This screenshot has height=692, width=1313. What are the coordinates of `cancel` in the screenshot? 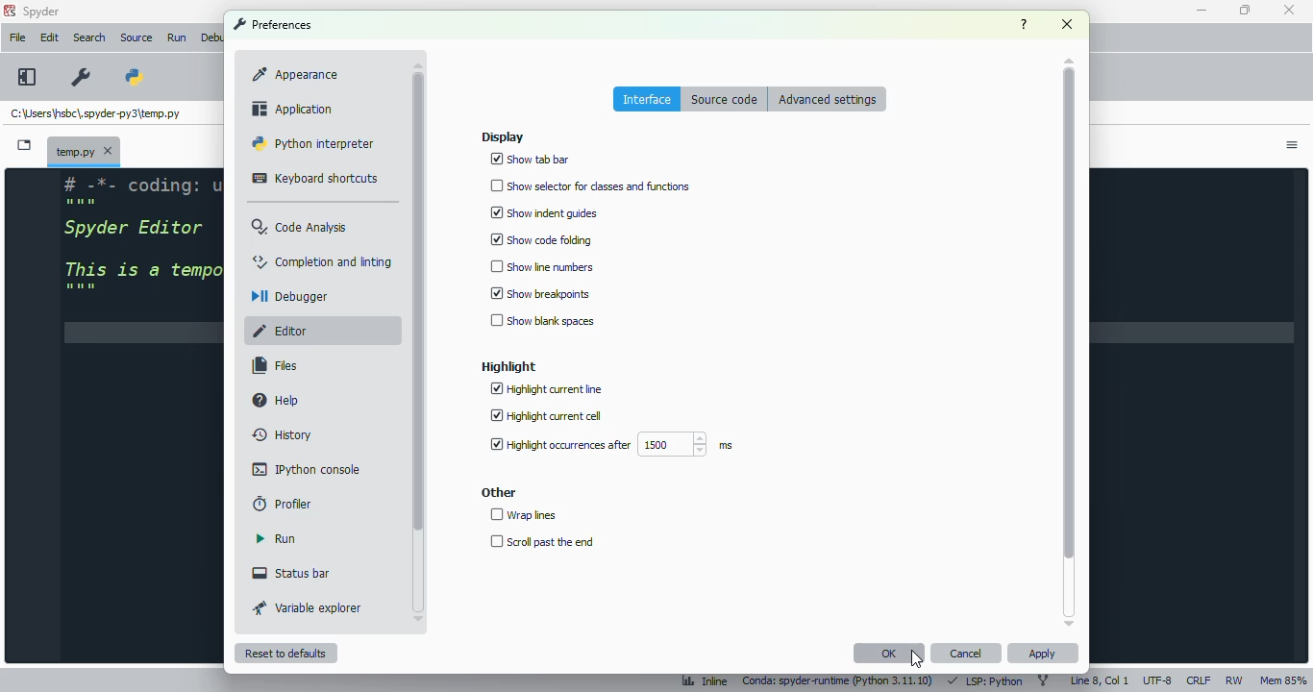 It's located at (967, 654).